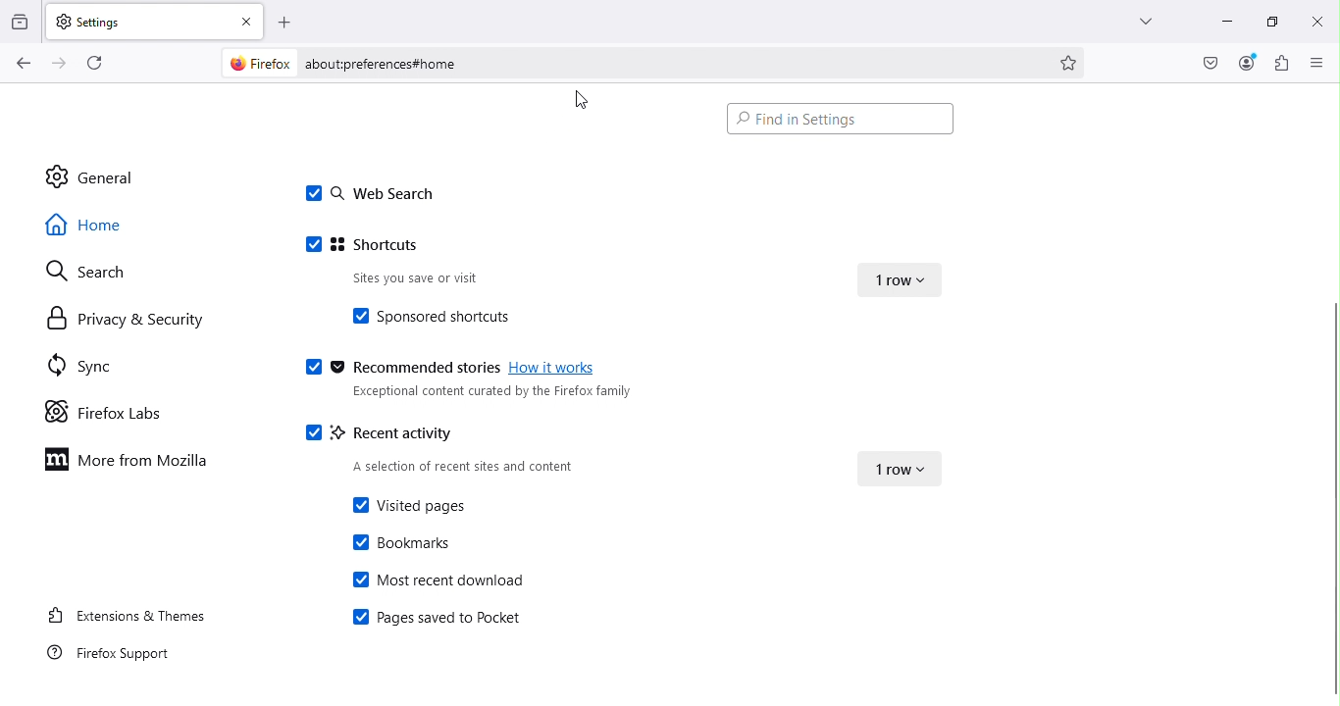  Describe the element at coordinates (132, 465) in the screenshot. I see `More from mozilla` at that location.